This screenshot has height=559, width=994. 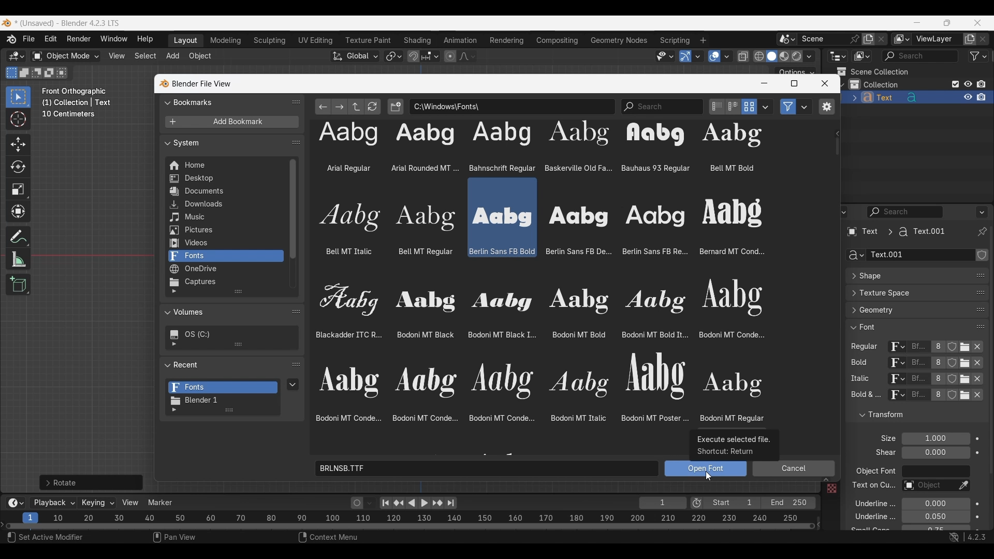 I want to click on Parent directory, so click(x=356, y=107).